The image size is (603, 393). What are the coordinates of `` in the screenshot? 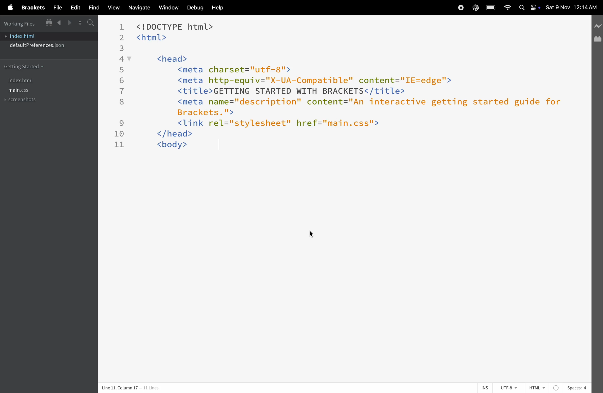 It's located at (32, 9).